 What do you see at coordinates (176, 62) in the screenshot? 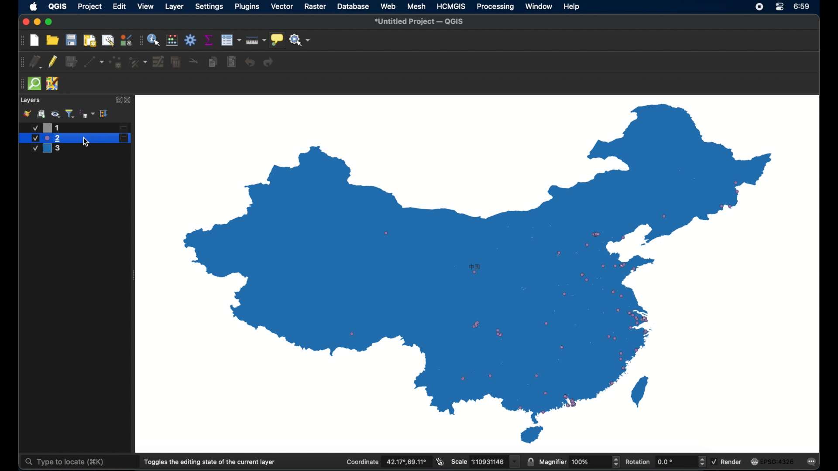
I see `delete selected` at bounding box center [176, 62].